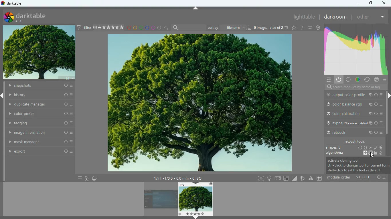 This screenshot has height=219, width=391. What do you see at coordinates (381, 153) in the screenshot?
I see `blur` at bounding box center [381, 153].